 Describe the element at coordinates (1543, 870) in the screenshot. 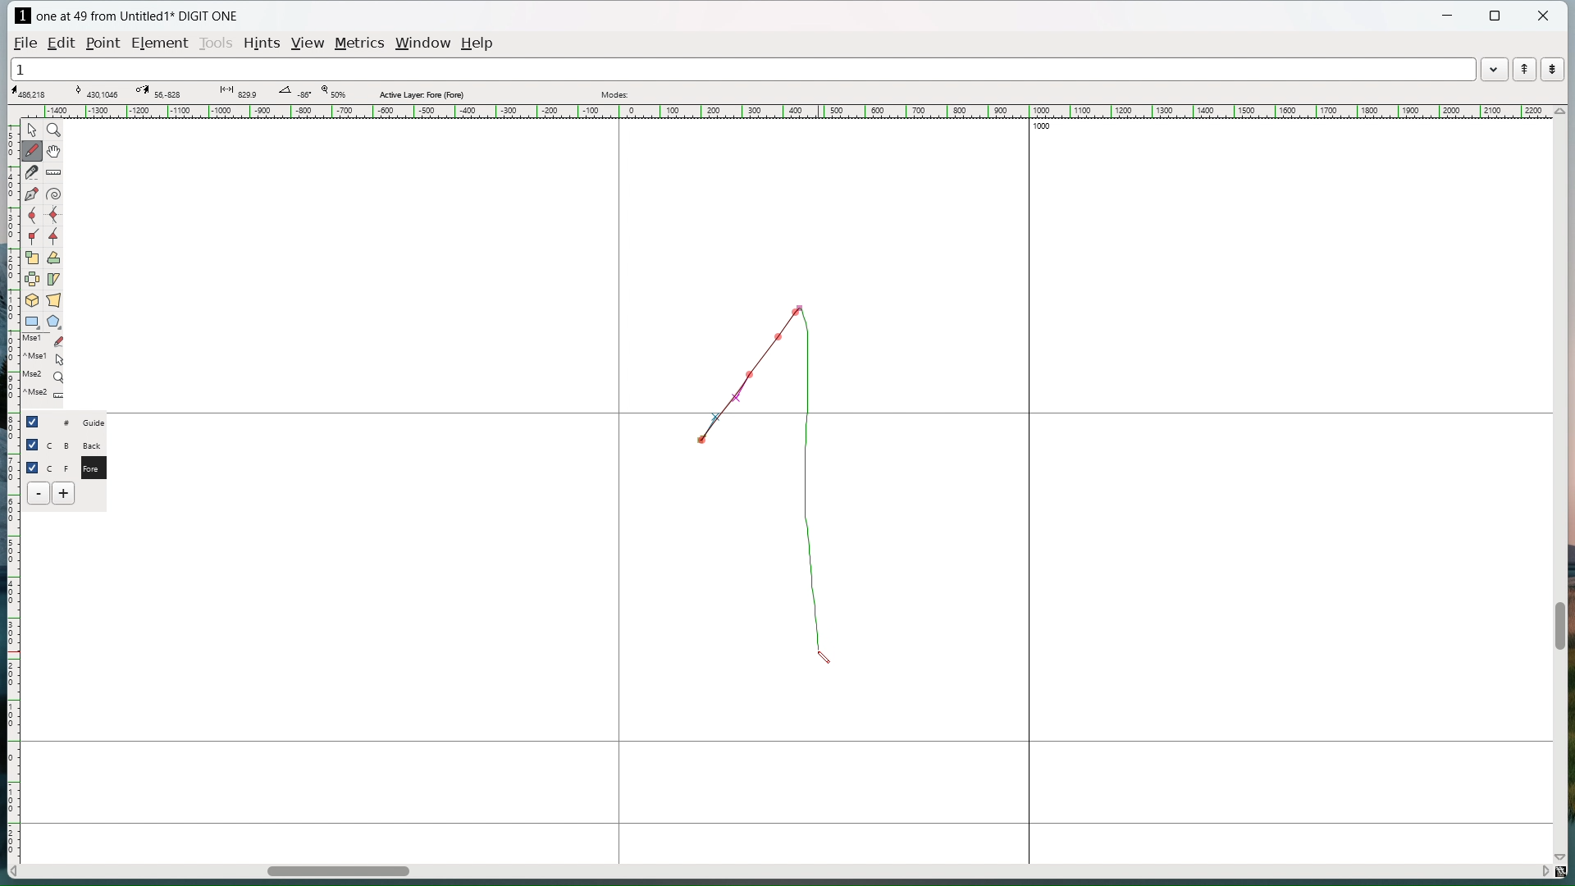

I see `scroll right` at that location.